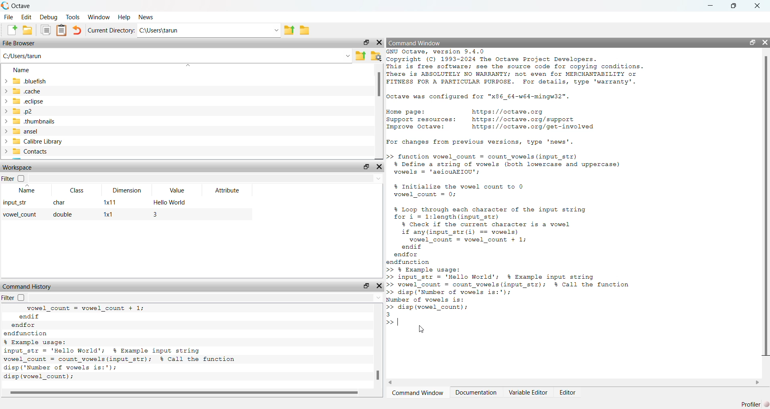 The width and height of the screenshot is (770, 409). I want to click on Octave was configured for "x86_64-wé4-mingw32".

Home page: https://octave.org

Support resources:  https://octave.org/support
Improve Octave: https://octave.org/get-involved, so click(495, 111).